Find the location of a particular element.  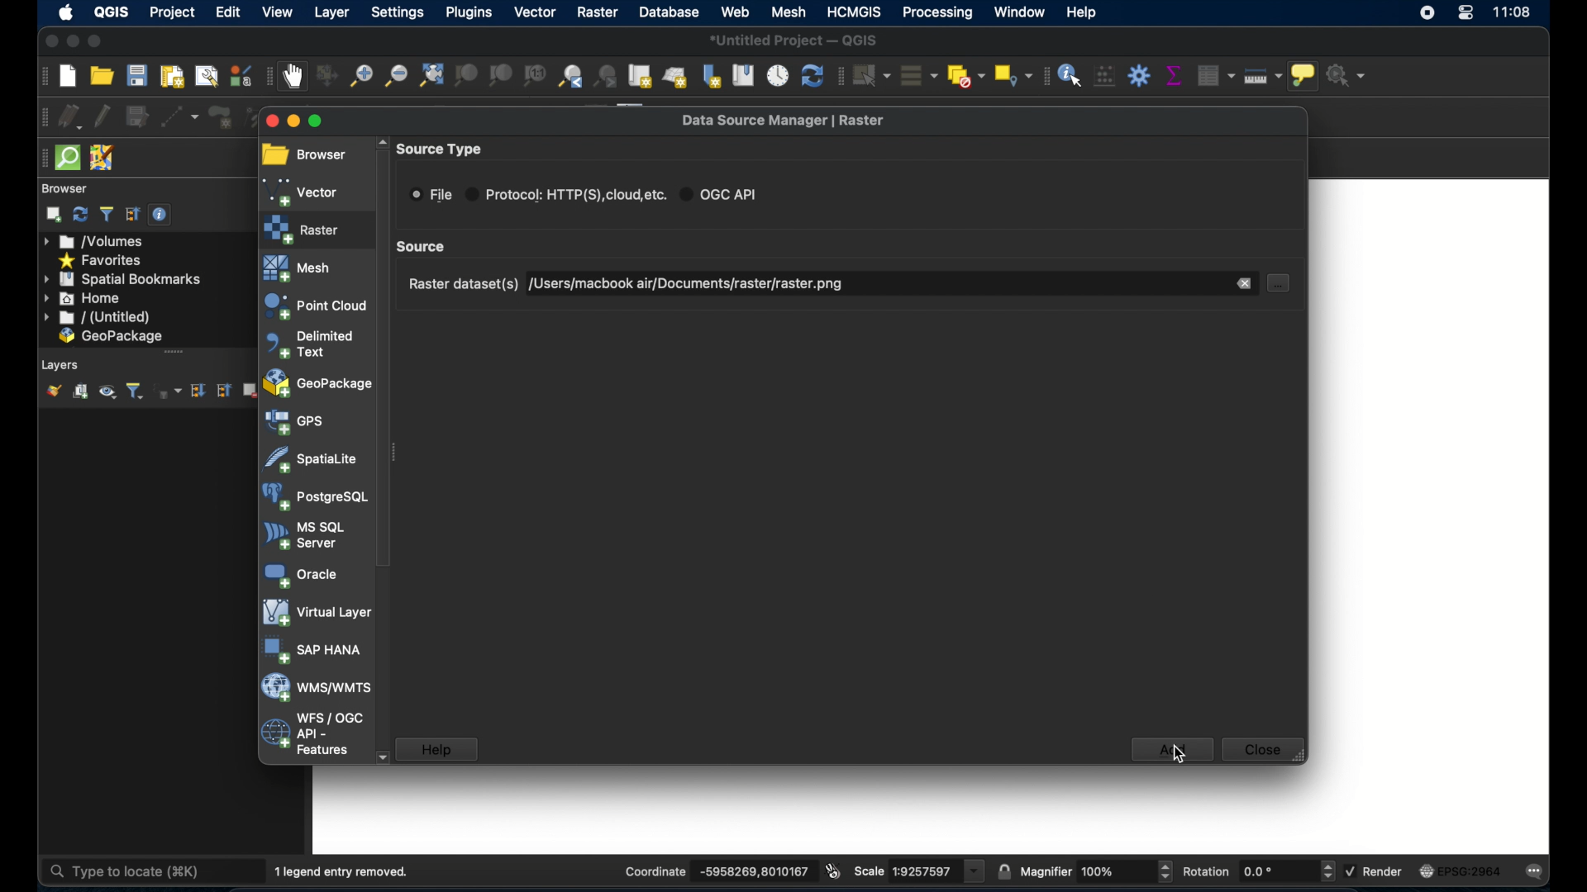

toolbox is located at coordinates (1140, 75).